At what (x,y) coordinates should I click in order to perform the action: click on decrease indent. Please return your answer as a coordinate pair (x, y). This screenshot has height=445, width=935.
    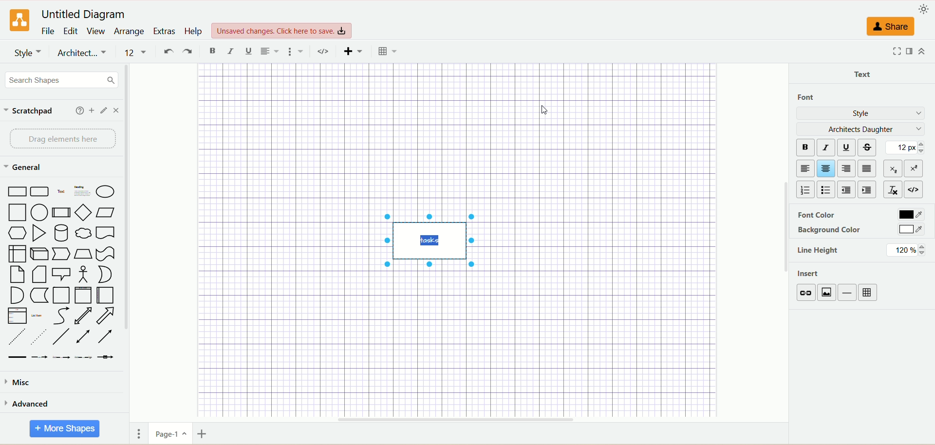
    Looking at the image, I should click on (847, 189).